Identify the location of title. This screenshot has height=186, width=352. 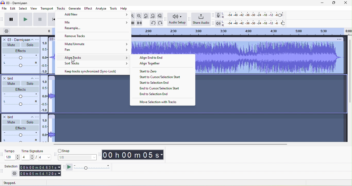
(17, 2).